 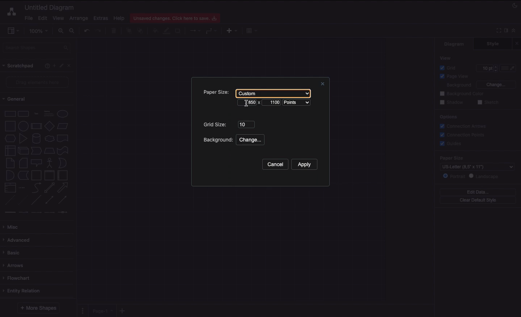 I want to click on Zoom out, so click(x=73, y=31).